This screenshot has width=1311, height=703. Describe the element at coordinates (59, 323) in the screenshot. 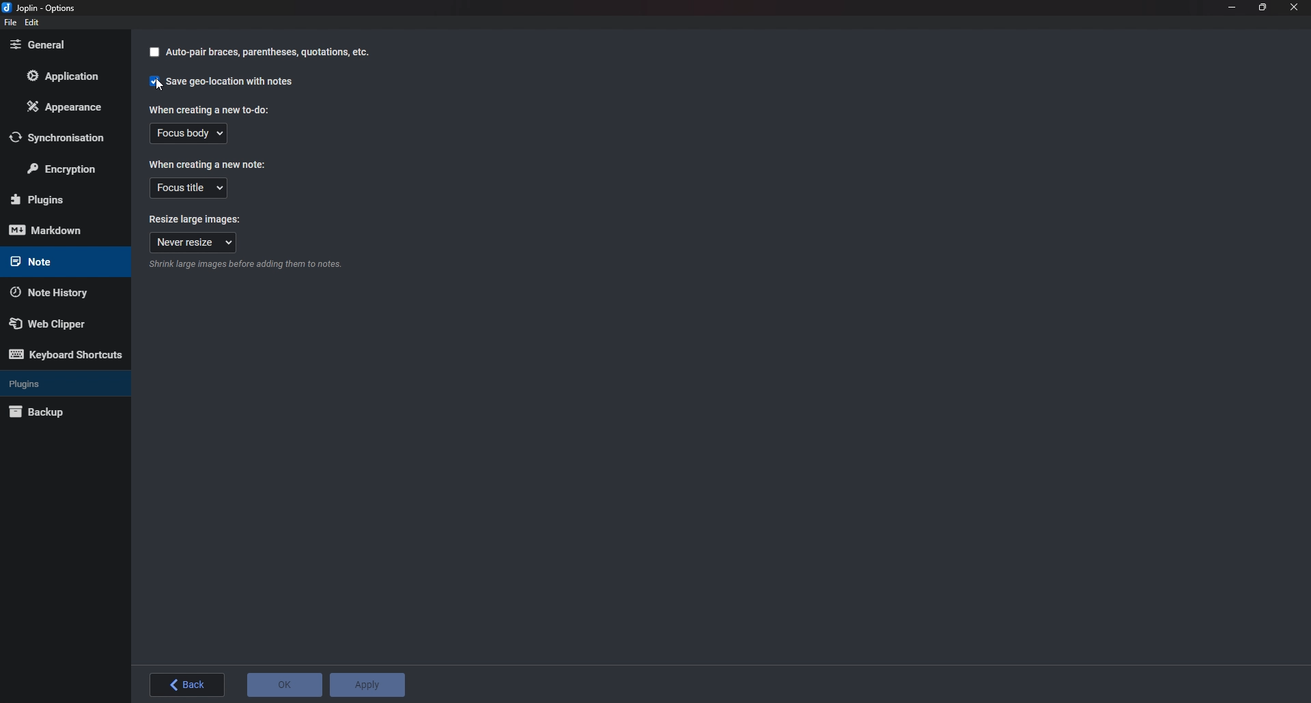

I see `Web Clipper` at that location.